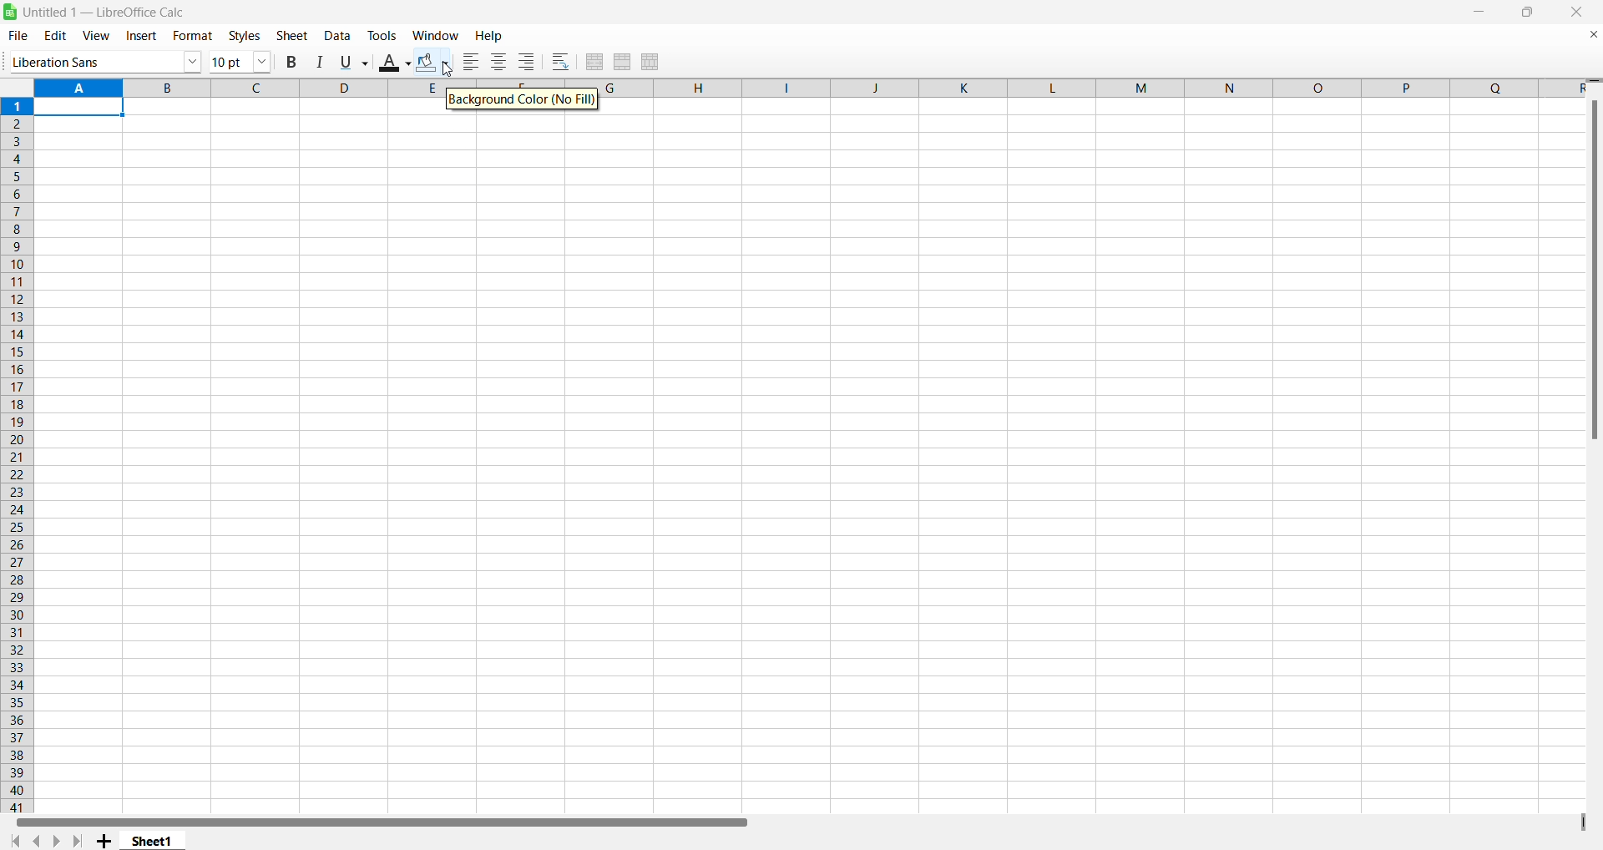 This screenshot has width=1603, height=850. What do you see at coordinates (594, 59) in the screenshot?
I see `merge and center` at bounding box center [594, 59].